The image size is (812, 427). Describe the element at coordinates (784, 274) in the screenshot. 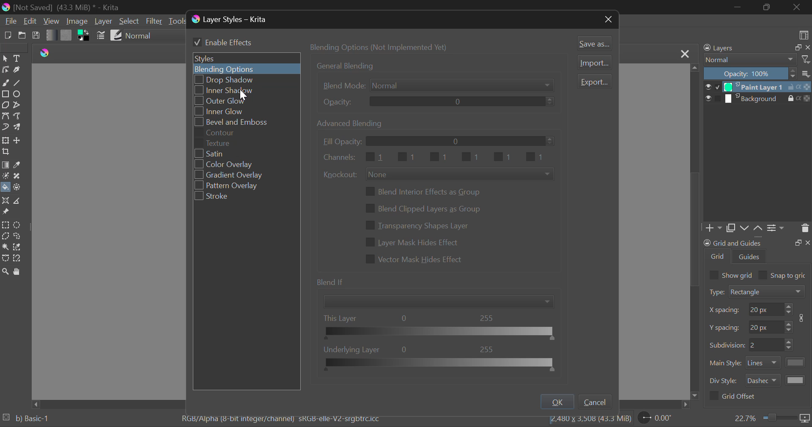

I see `Snap to grid` at that location.